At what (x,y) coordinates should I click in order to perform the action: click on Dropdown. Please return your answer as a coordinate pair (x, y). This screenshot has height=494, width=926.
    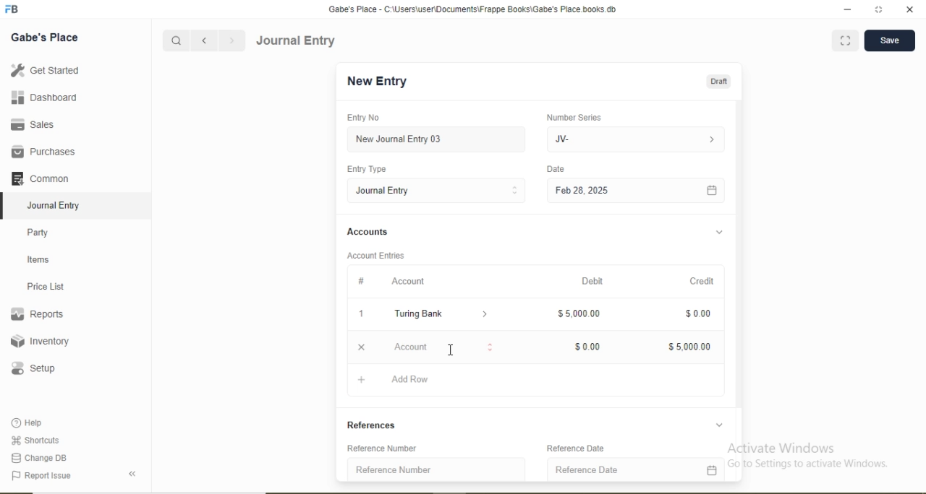
    Looking at the image, I should click on (719, 425).